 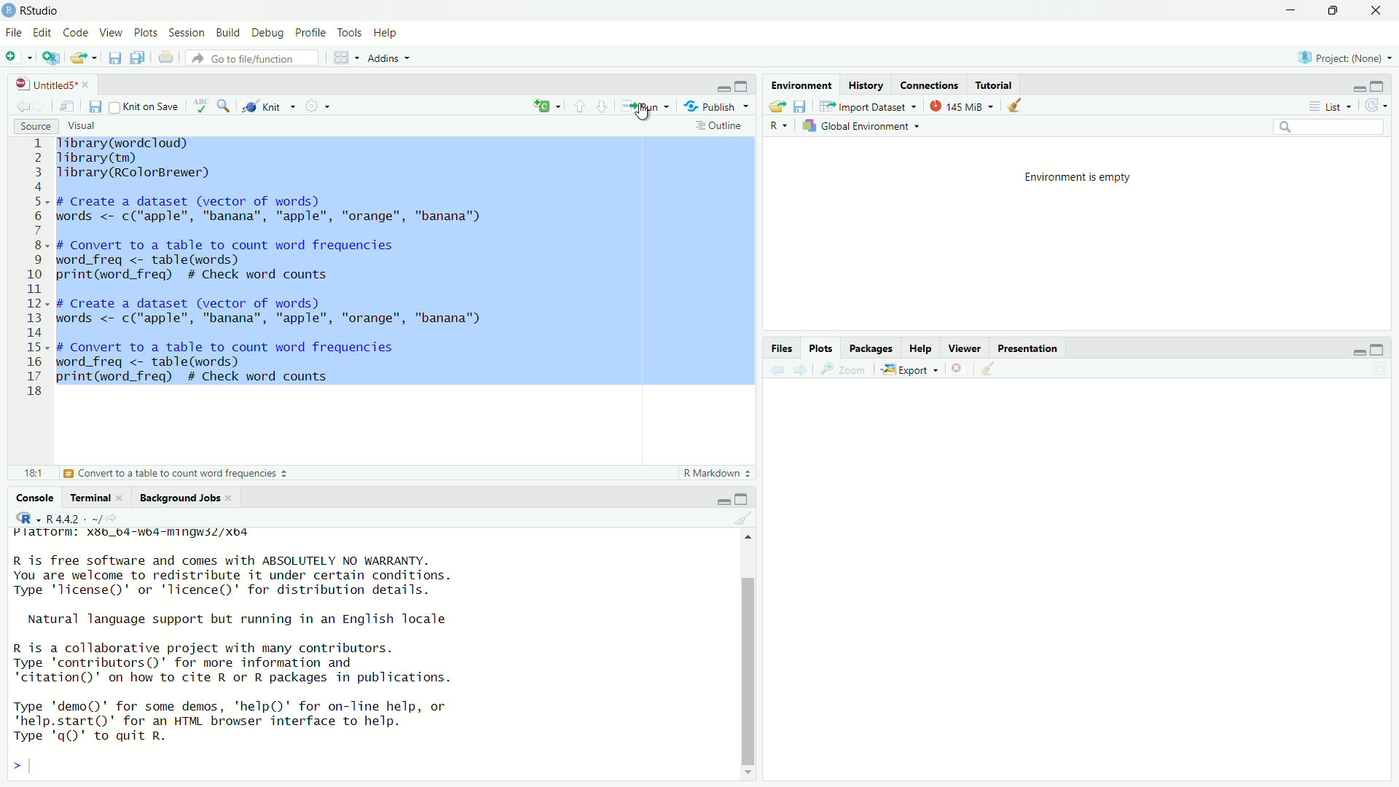 I want to click on Convert to a table to count word frequencies, so click(x=176, y=472).